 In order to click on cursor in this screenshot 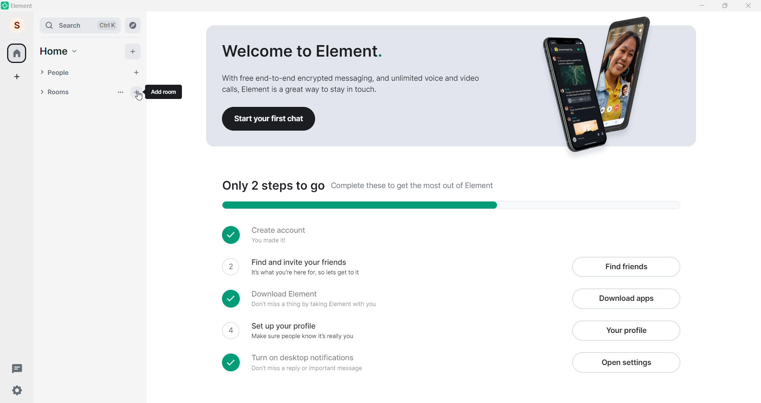, I will do `click(139, 96)`.